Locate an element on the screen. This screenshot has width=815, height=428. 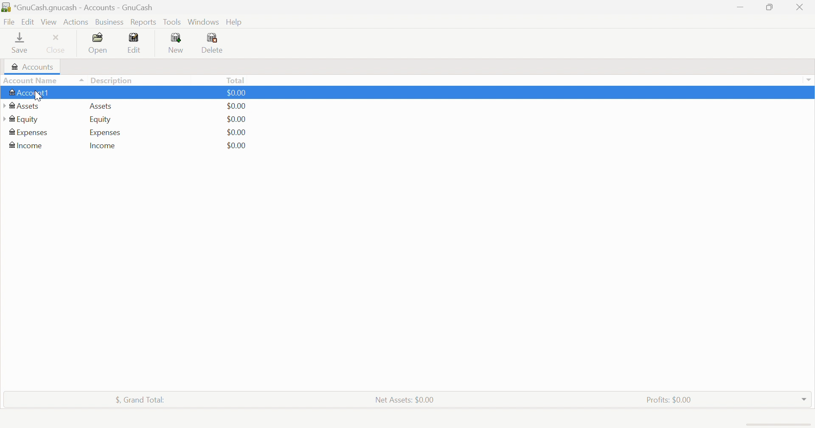
Windows is located at coordinates (203, 21).